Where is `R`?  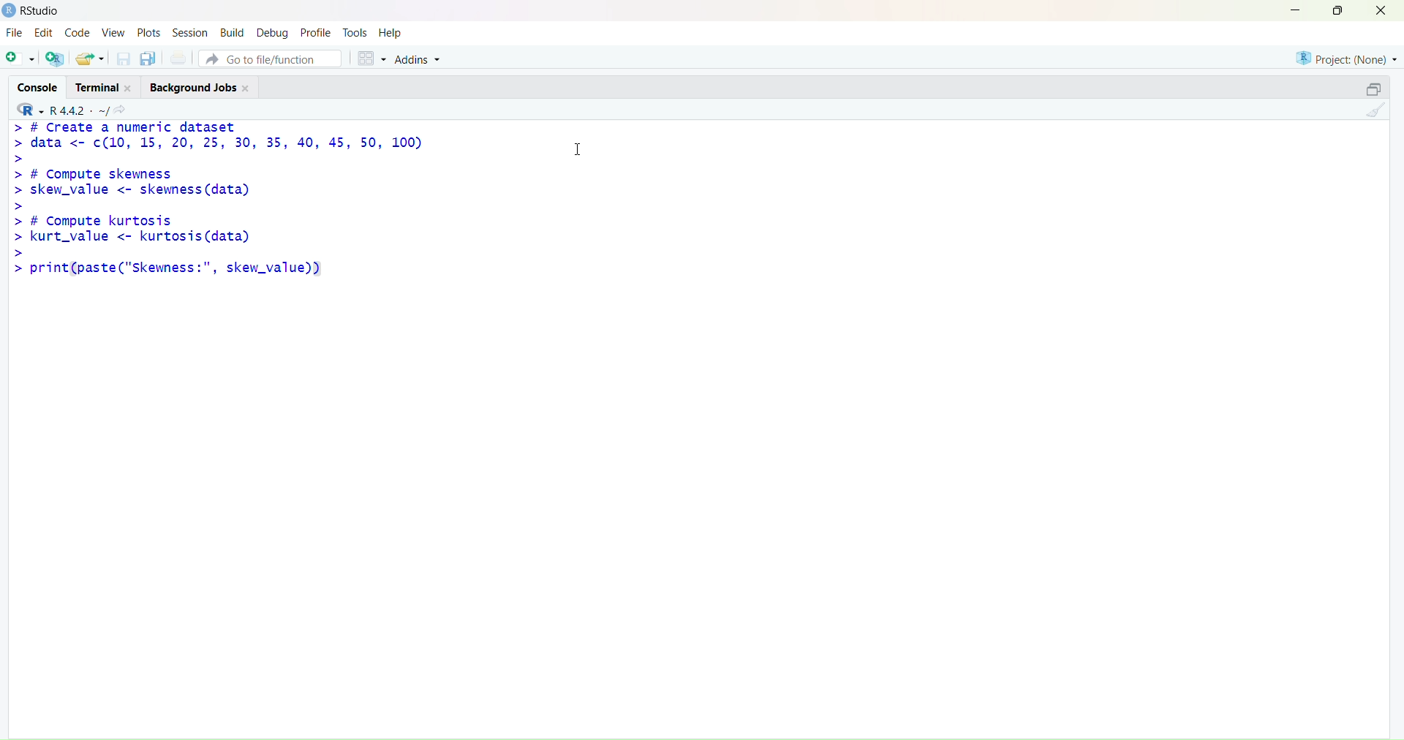 R is located at coordinates (26, 109).